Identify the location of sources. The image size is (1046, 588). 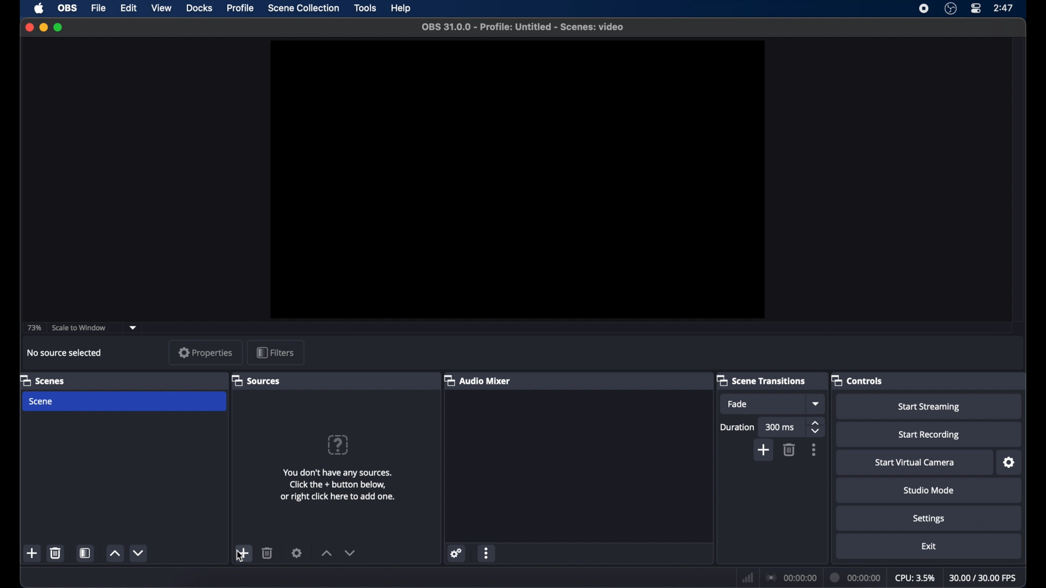
(257, 380).